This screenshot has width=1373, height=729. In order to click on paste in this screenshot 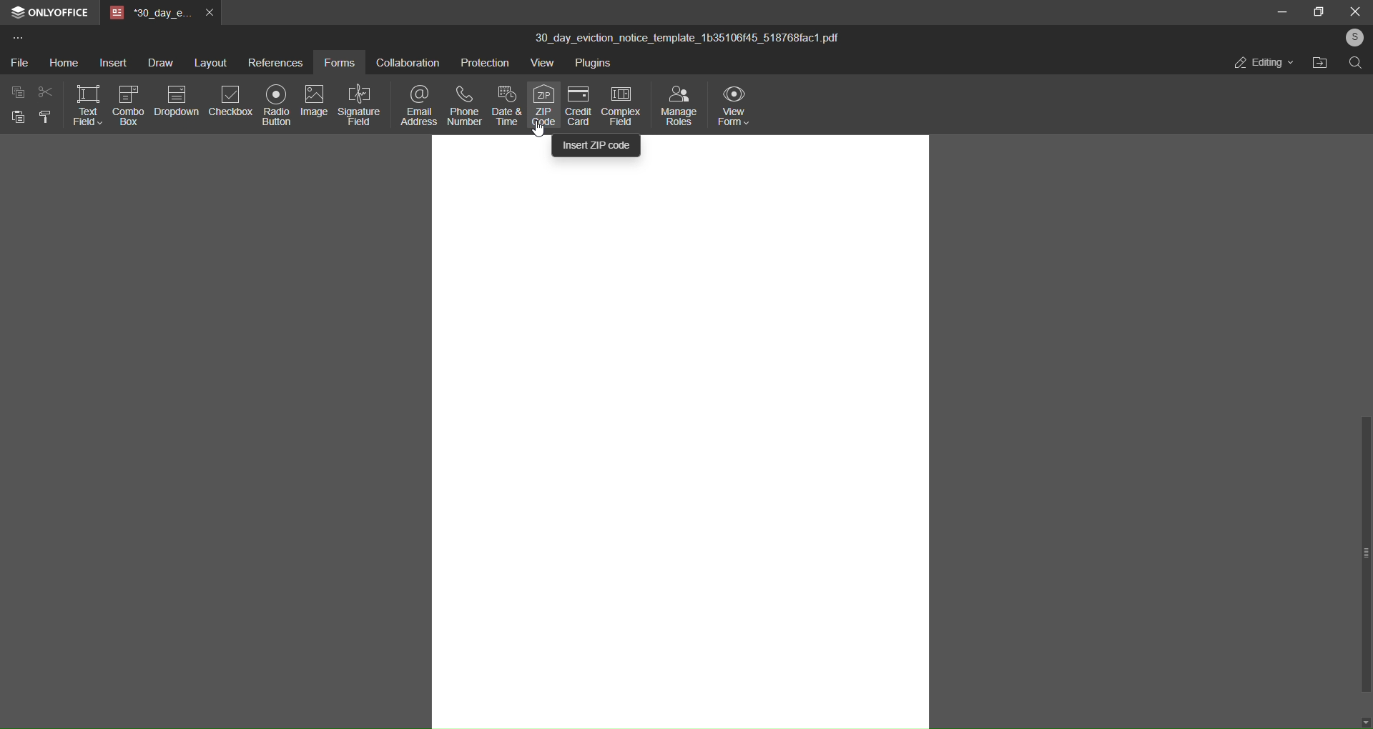, I will do `click(16, 116)`.